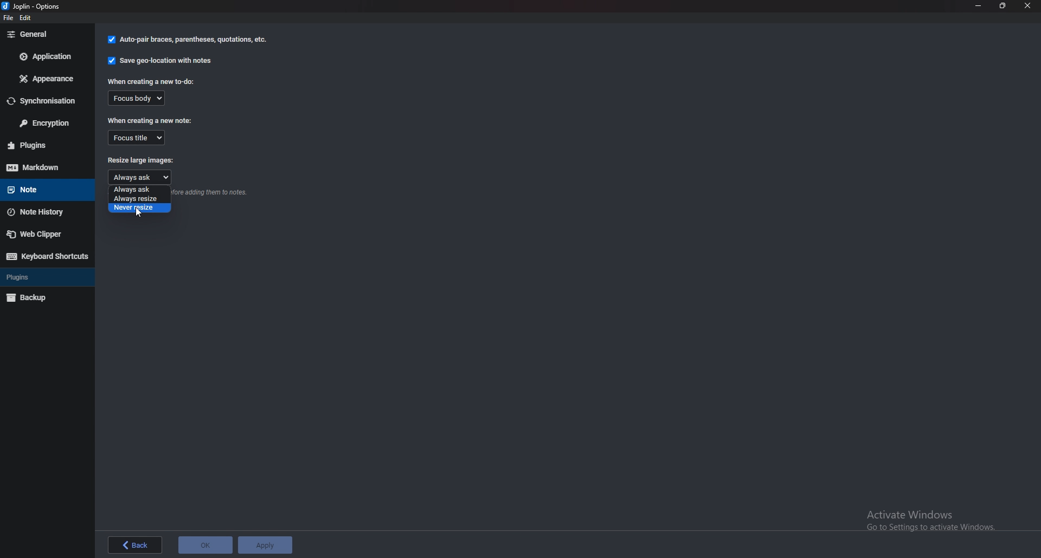  Describe the element at coordinates (40, 297) in the screenshot. I see `Back up` at that location.